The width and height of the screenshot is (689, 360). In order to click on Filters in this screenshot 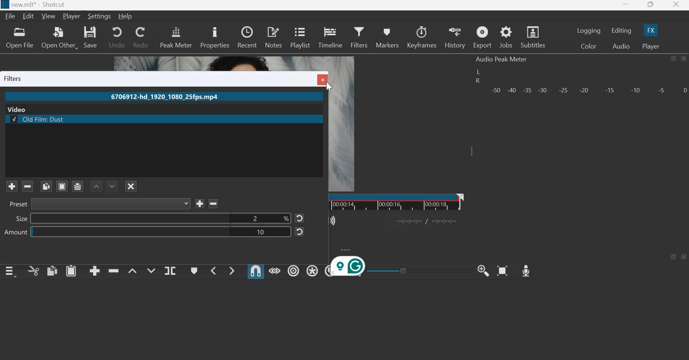, I will do `click(15, 78)`.